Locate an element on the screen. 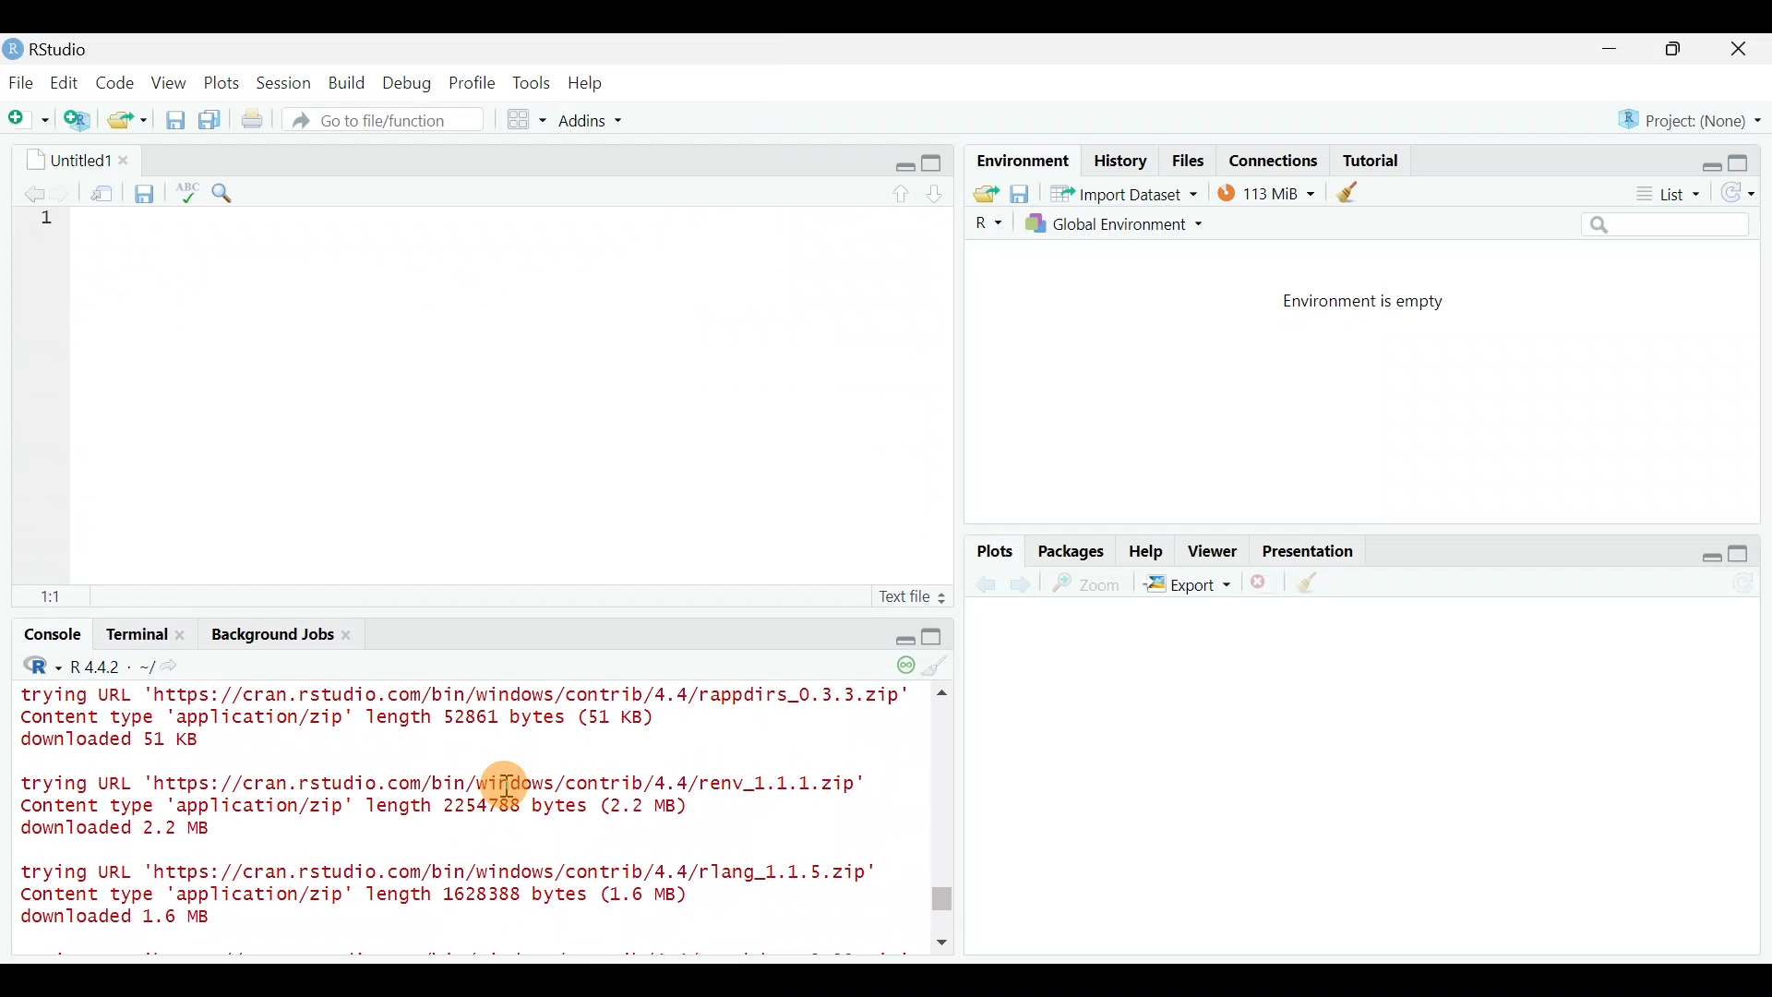  Files is located at coordinates (1189, 161).